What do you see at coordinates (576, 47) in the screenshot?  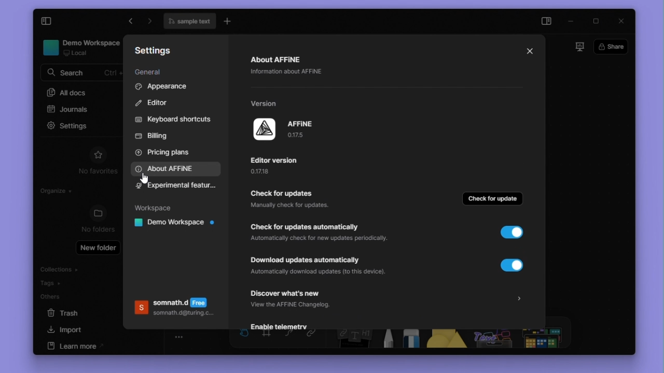 I see `slideshow` at bounding box center [576, 47].